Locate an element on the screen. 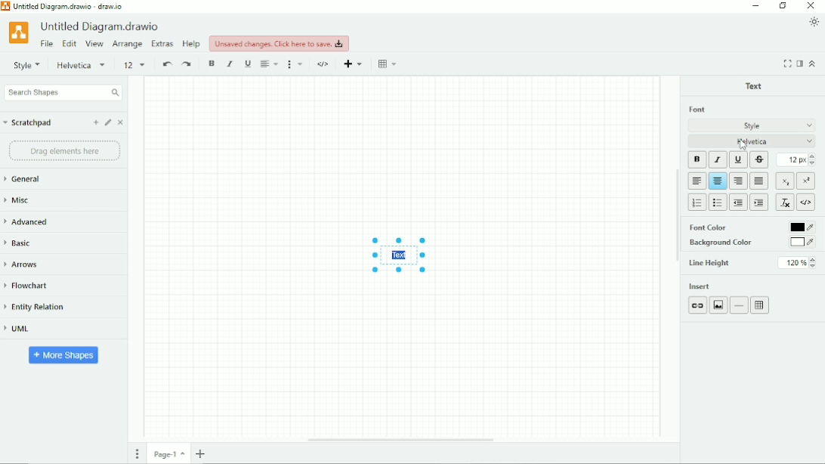 The width and height of the screenshot is (825, 464). Insert is located at coordinates (352, 63).